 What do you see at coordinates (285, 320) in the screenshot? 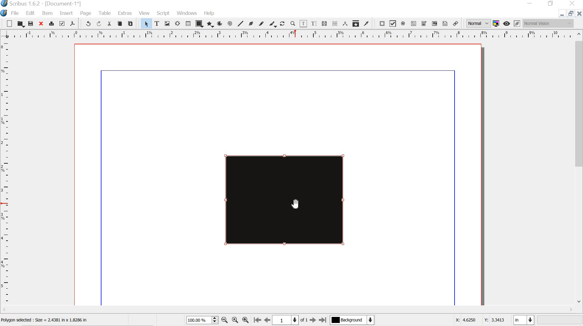
I see `1` at bounding box center [285, 320].